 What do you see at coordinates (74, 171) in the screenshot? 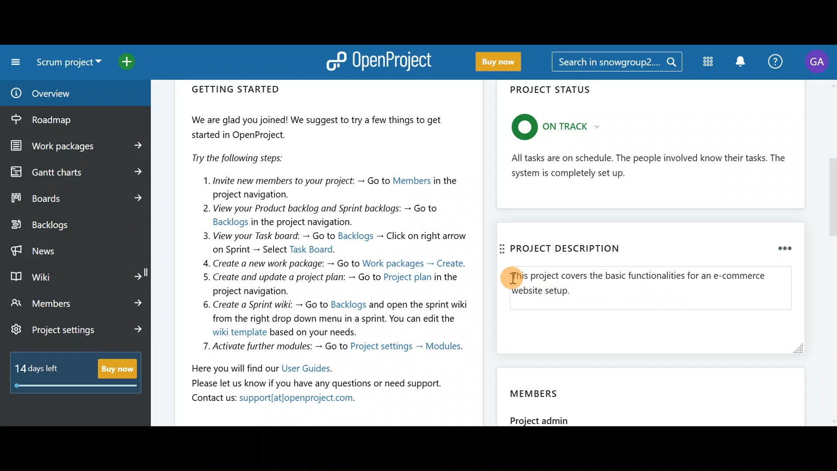
I see `Gantt charts` at bounding box center [74, 171].